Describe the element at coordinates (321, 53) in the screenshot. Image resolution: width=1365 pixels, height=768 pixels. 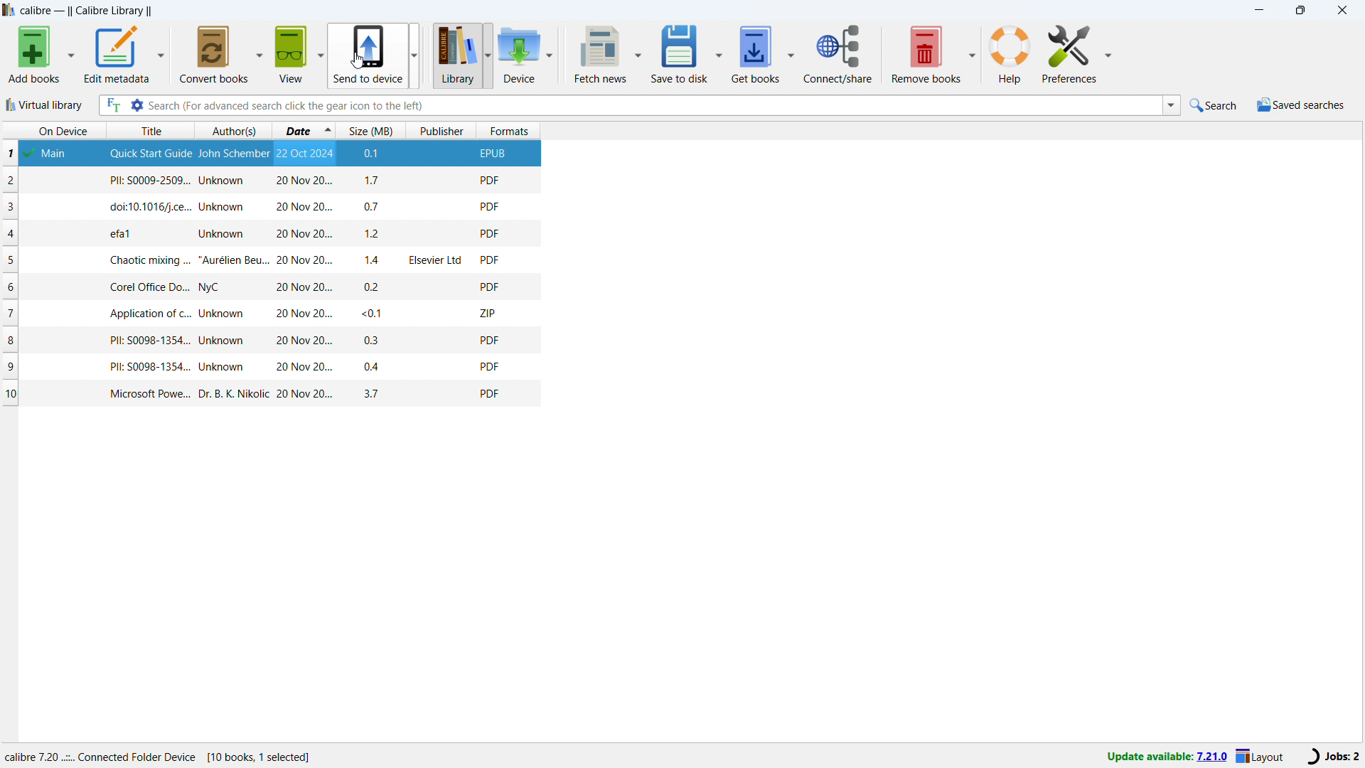
I see `view options` at that location.